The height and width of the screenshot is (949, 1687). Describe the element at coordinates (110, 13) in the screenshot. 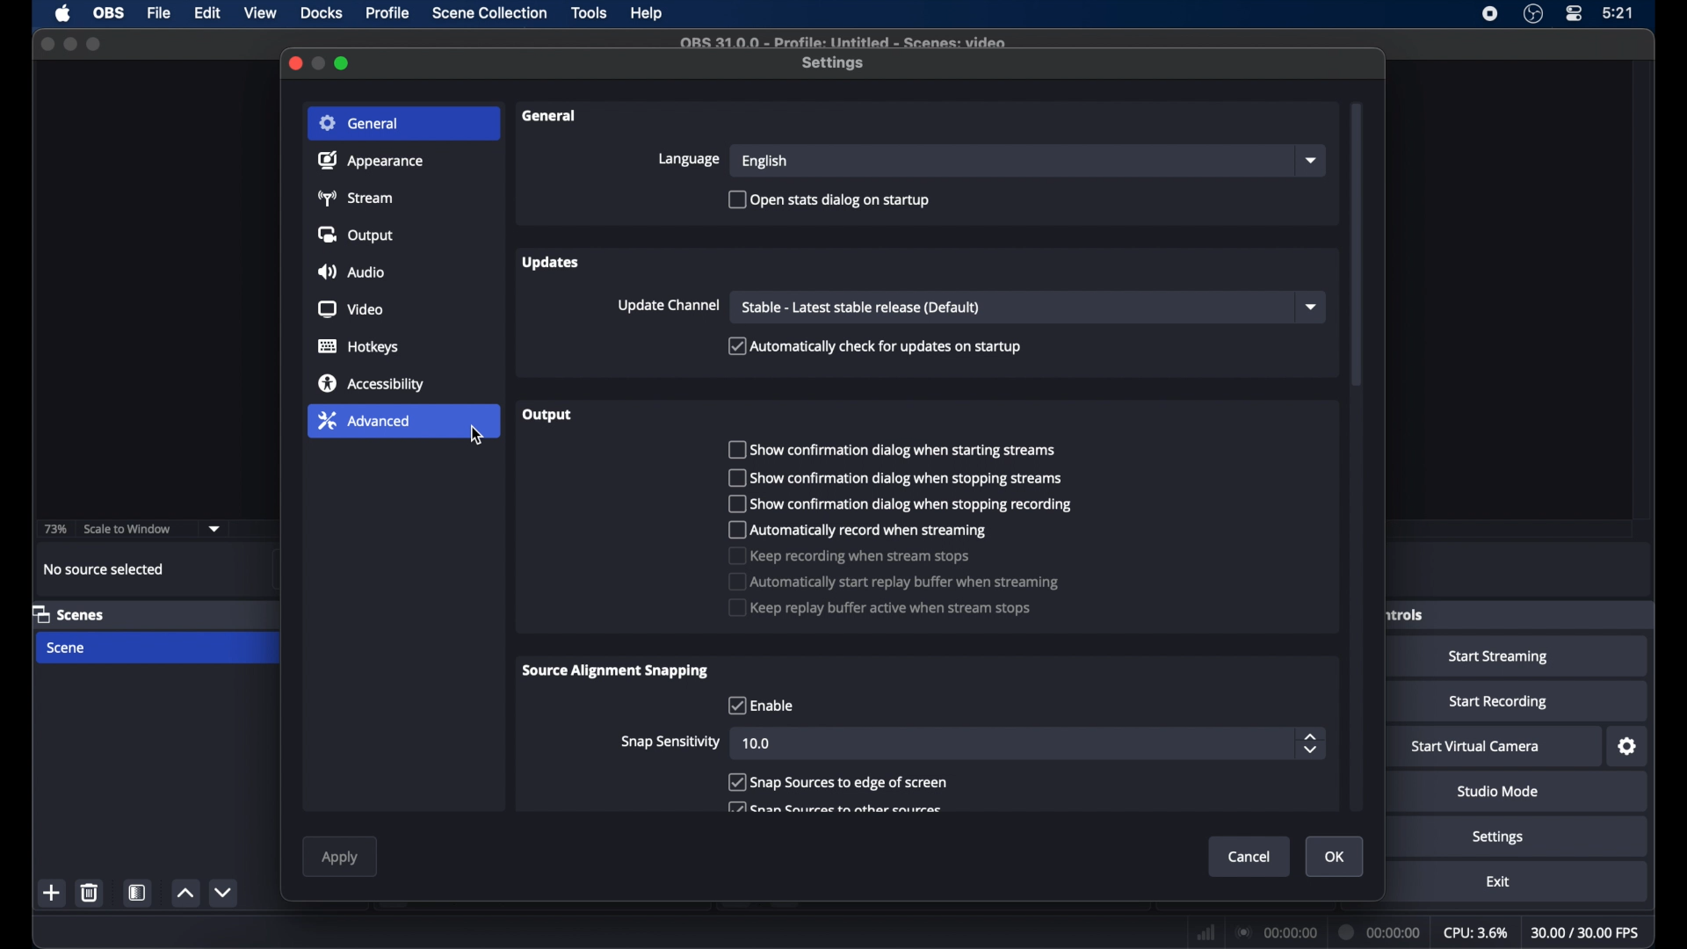

I see `ob` at that location.